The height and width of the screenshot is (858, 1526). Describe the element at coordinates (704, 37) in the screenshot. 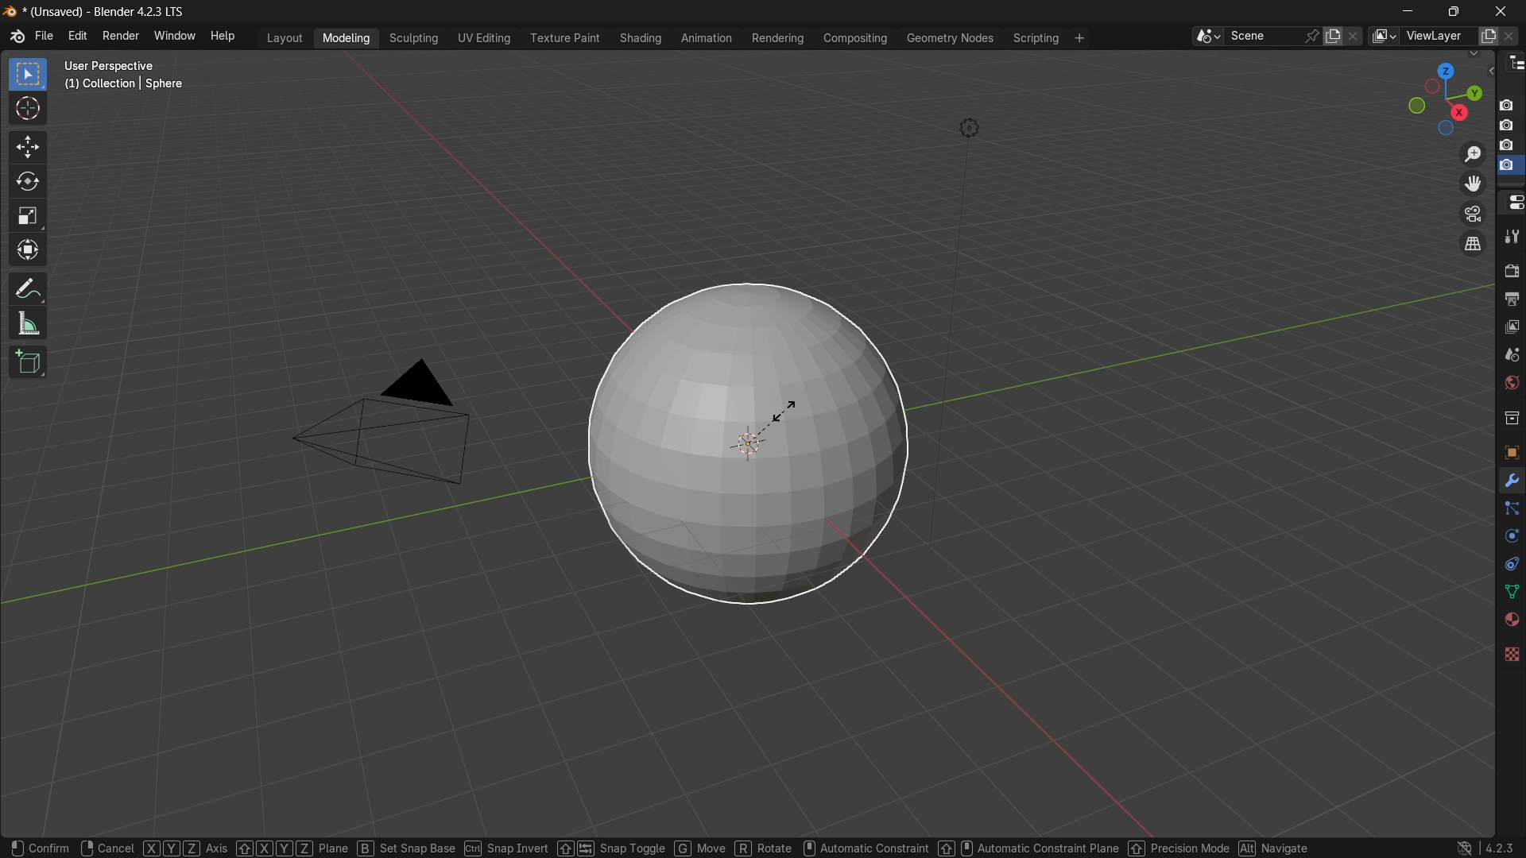

I see `animation menu` at that location.